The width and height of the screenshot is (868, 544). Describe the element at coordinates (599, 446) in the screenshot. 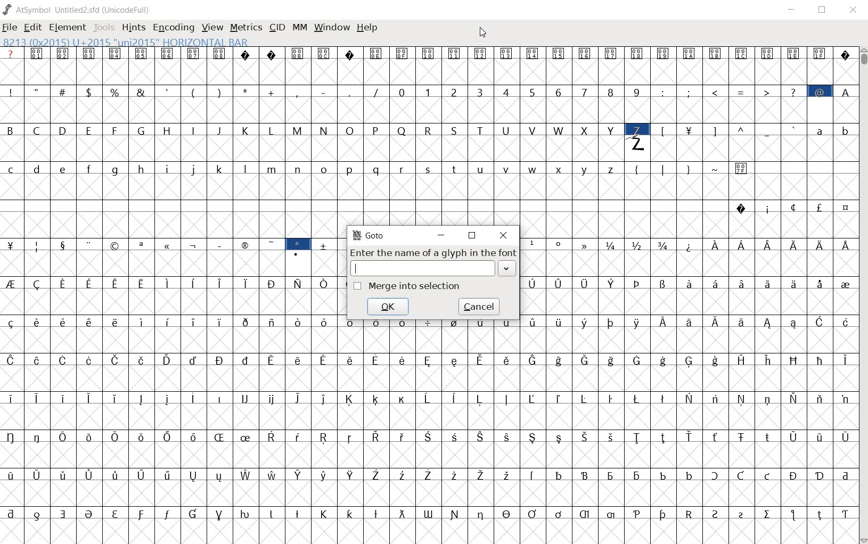

I see `glyph characters` at that location.